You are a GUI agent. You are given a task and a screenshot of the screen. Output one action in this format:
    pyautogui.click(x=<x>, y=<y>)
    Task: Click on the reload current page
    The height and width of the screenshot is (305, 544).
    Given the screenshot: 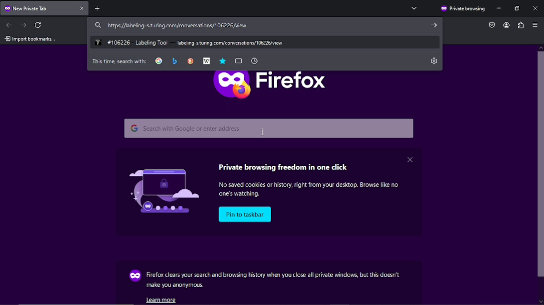 What is the action you would take?
    pyautogui.click(x=39, y=25)
    